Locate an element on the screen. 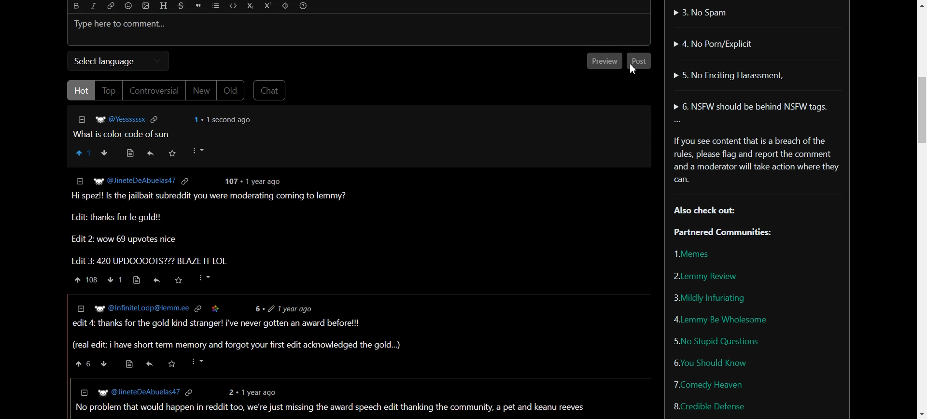  @JineteDeAbuelas47 is located at coordinates (143, 179).